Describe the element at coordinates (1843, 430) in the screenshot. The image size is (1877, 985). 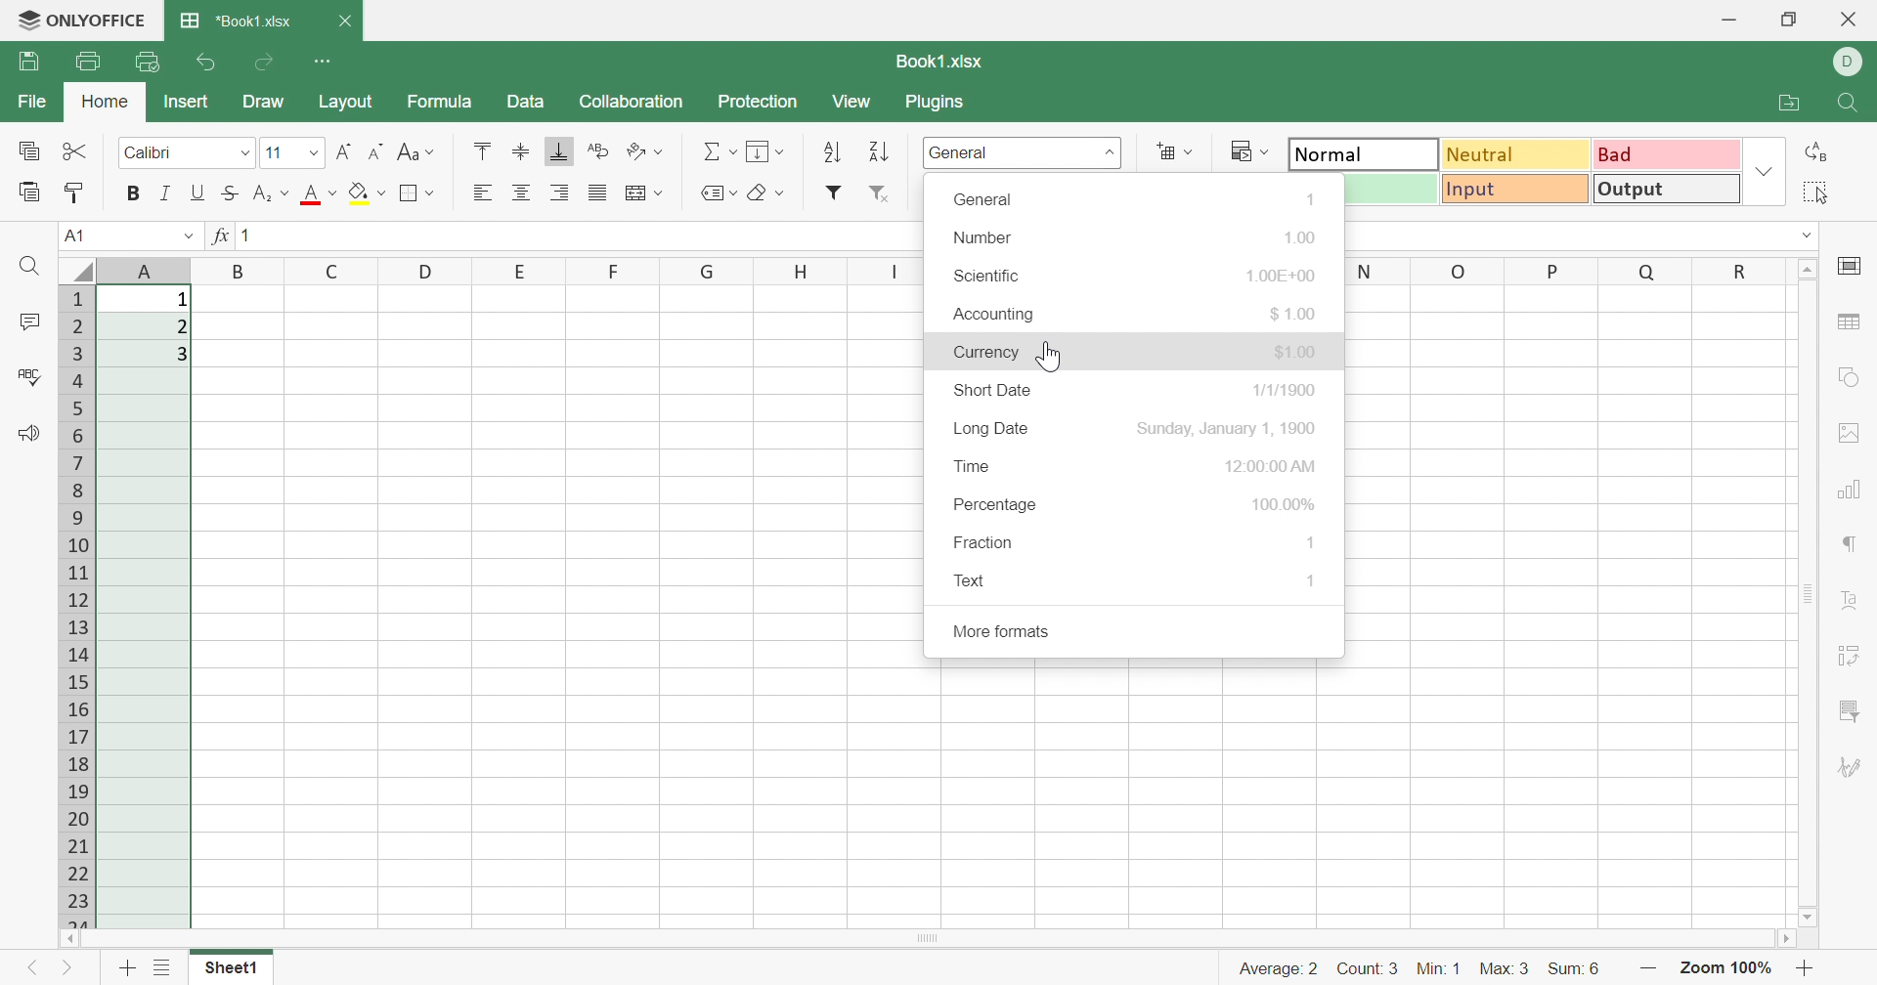
I see `Image settings` at that location.